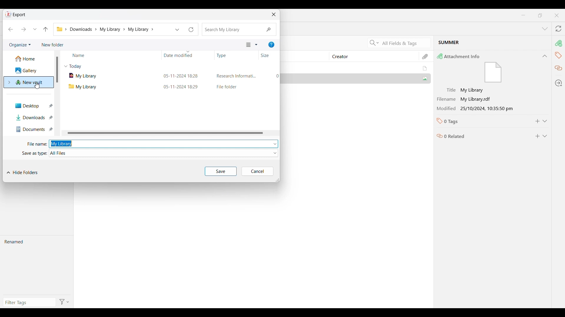 Image resolution: width=565 pixels, height=317 pixels. I want to click on Renamed, so click(36, 265).